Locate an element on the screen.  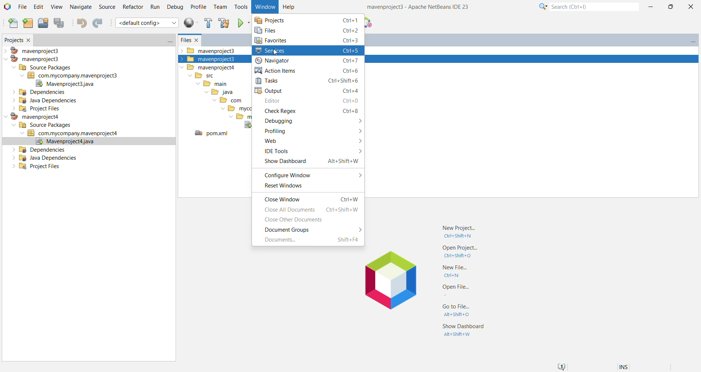
Project Files is located at coordinates (33, 109).